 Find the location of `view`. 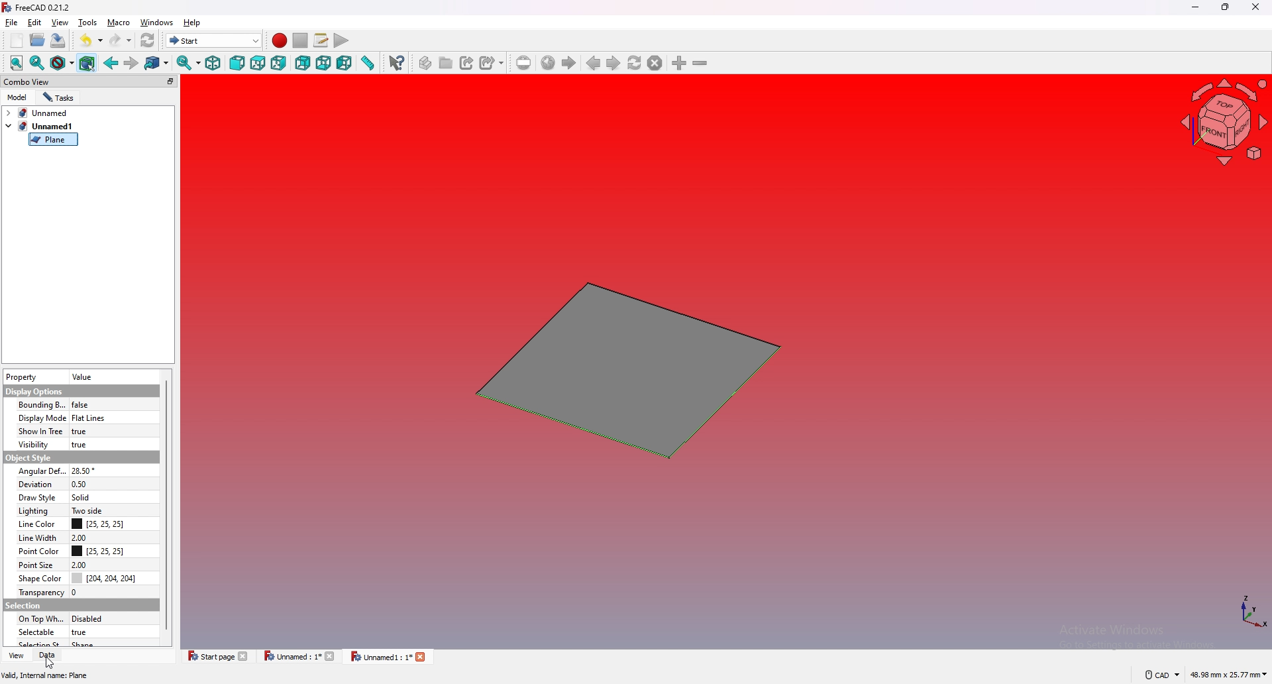

view is located at coordinates (60, 22).